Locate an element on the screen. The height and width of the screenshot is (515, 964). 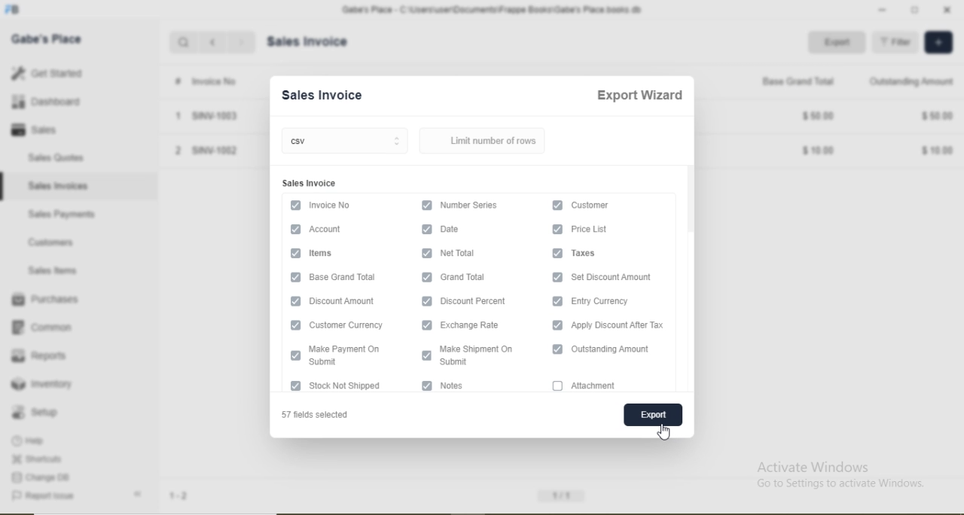
1-2 is located at coordinates (185, 497).